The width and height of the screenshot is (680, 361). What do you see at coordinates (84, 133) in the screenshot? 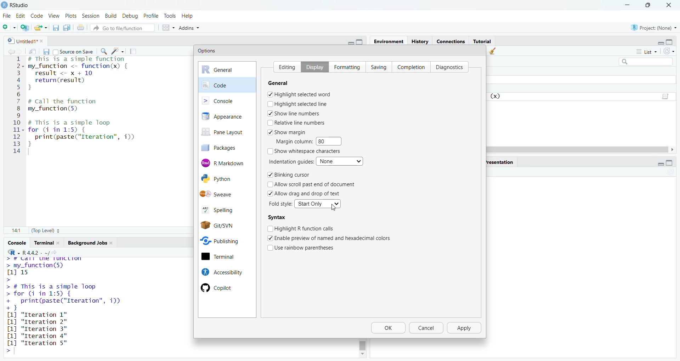
I see `code of a simple loop` at bounding box center [84, 133].